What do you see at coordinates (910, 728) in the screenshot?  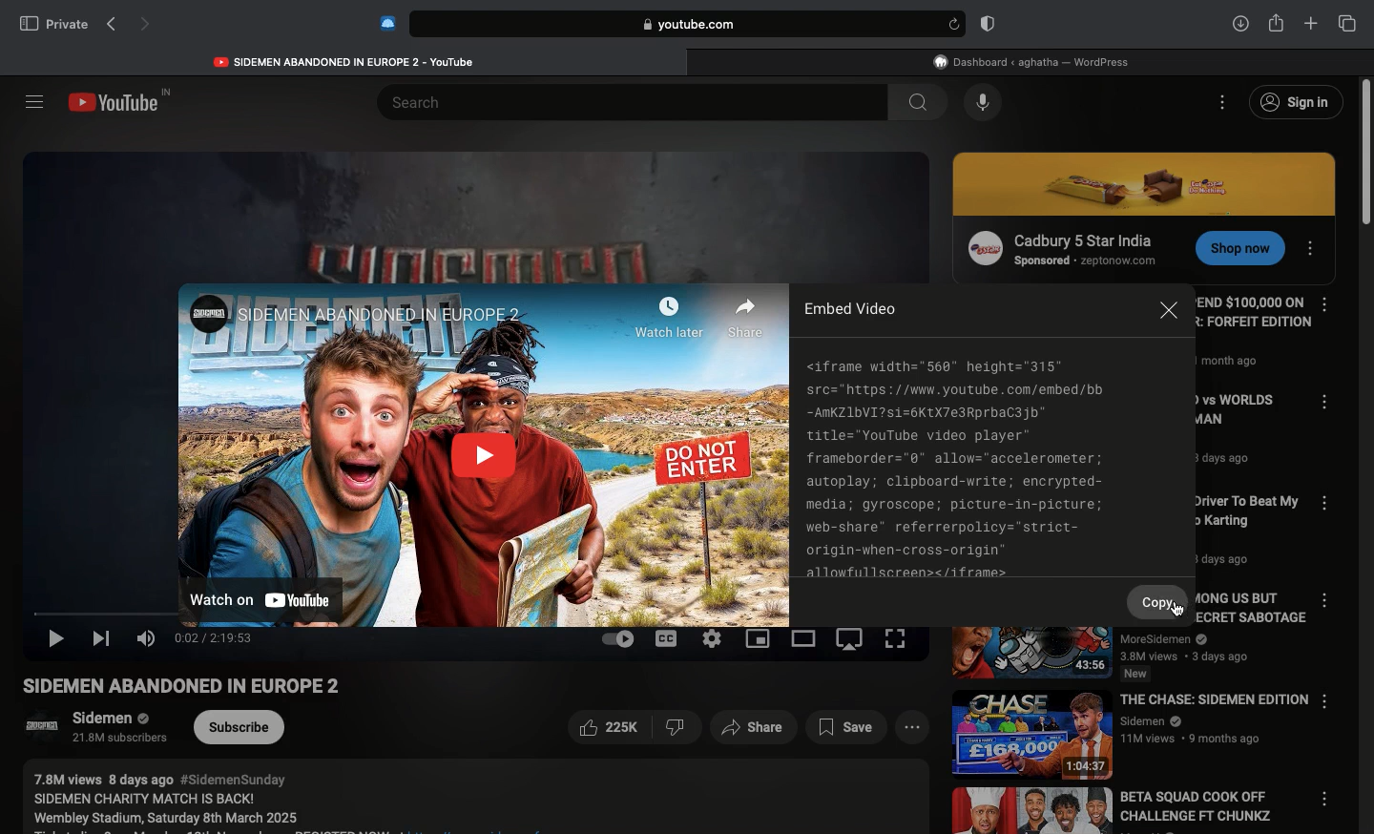 I see `View more` at bounding box center [910, 728].